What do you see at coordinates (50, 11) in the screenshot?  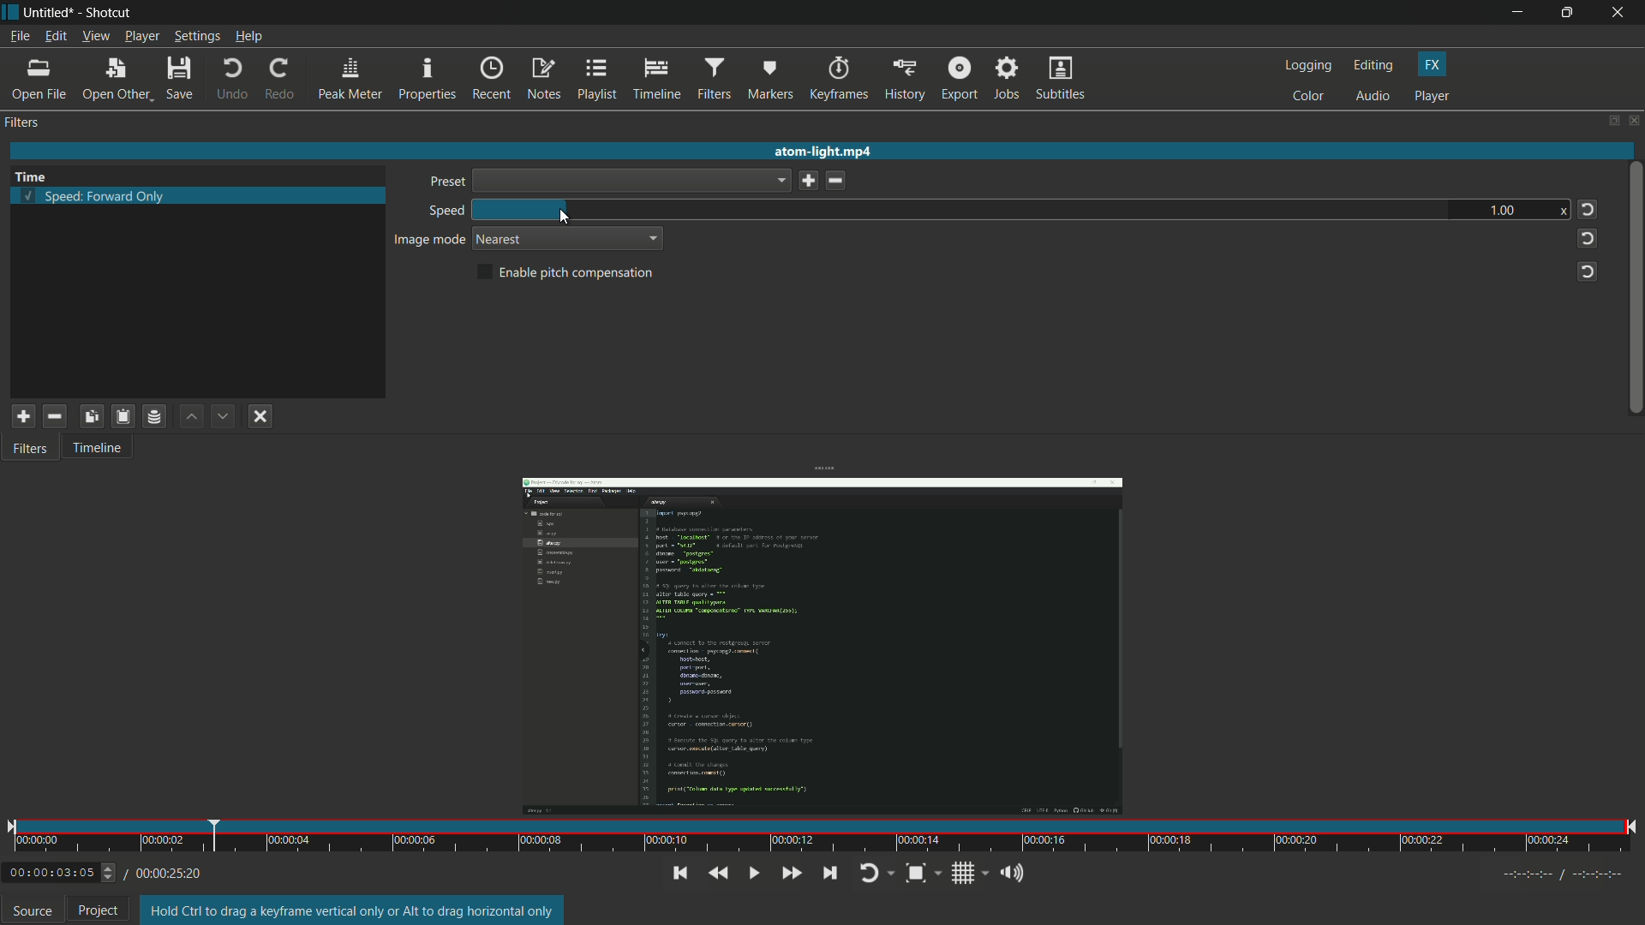 I see `untitled` at bounding box center [50, 11].